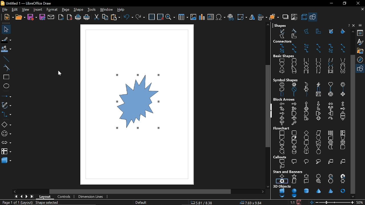  Describe the element at coordinates (202, 17) in the screenshot. I see `Insert chart` at that location.